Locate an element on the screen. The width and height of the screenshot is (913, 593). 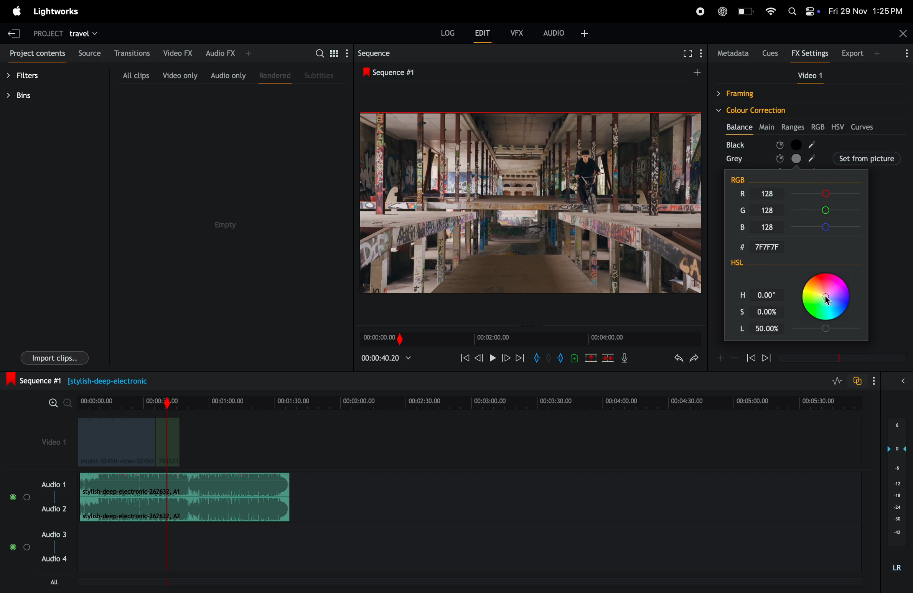
import clips is located at coordinates (55, 357).